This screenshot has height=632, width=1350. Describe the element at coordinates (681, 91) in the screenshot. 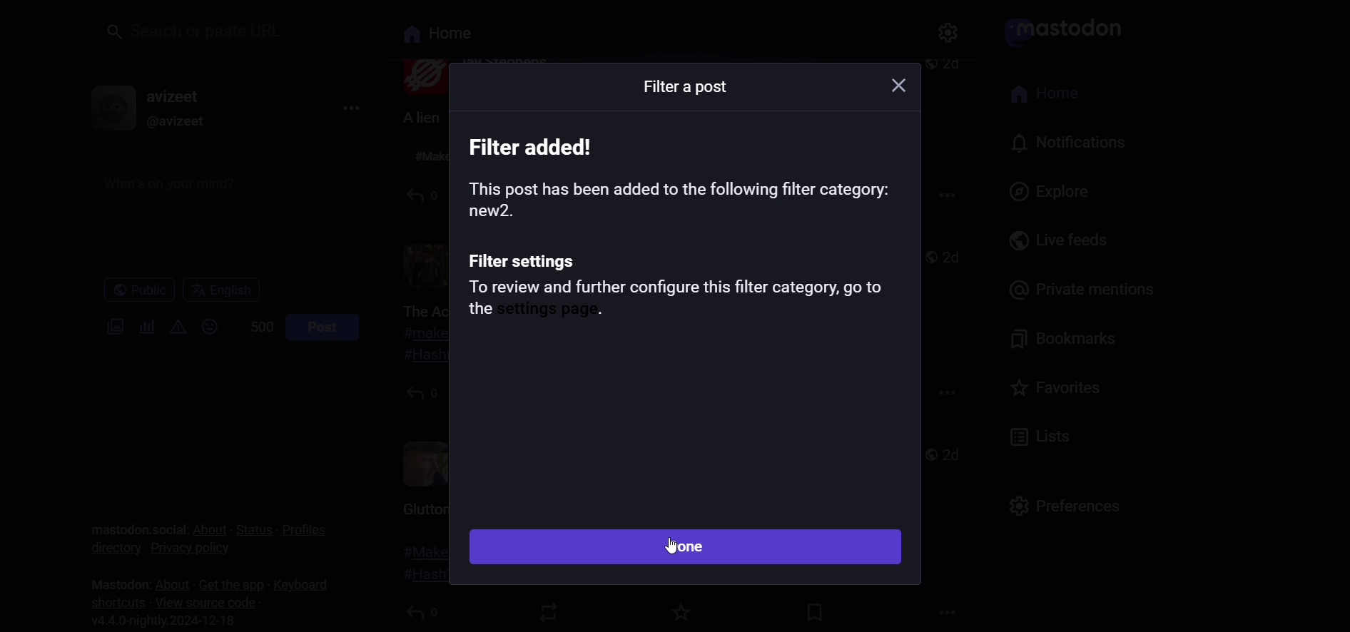

I see `filter a post` at that location.